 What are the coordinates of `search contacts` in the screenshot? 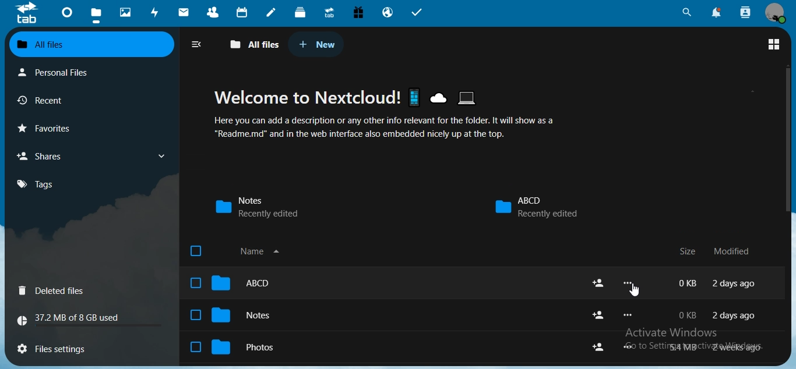 It's located at (745, 13).